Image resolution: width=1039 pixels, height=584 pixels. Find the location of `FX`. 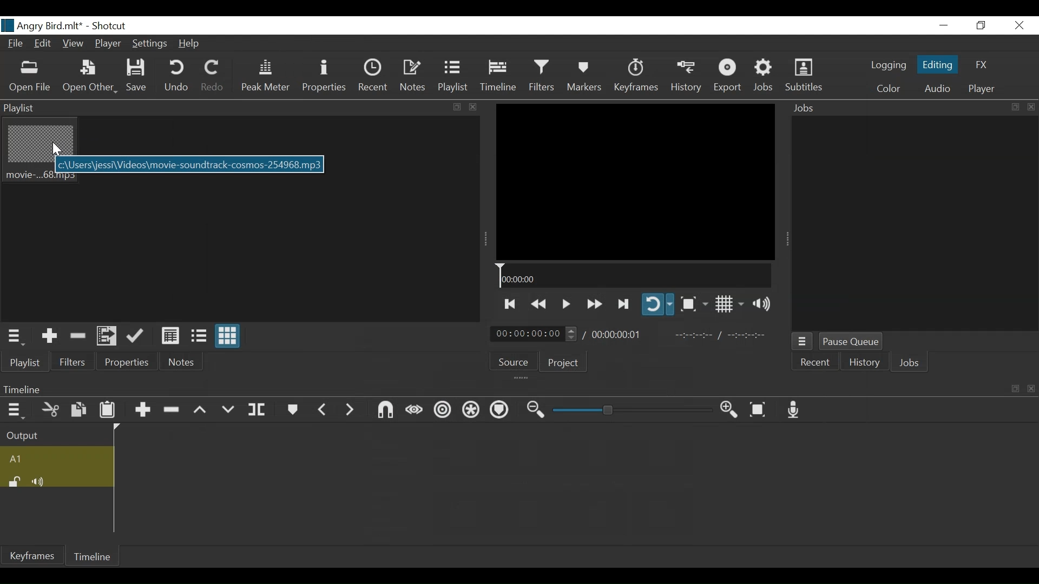

FX is located at coordinates (980, 65).